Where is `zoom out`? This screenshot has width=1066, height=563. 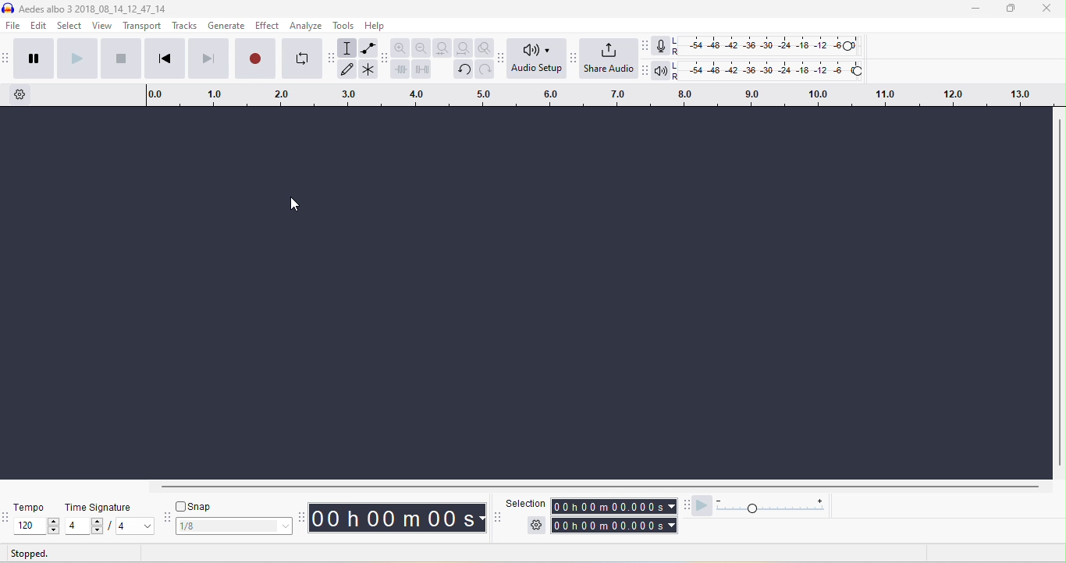
zoom out is located at coordinates (421, 48).